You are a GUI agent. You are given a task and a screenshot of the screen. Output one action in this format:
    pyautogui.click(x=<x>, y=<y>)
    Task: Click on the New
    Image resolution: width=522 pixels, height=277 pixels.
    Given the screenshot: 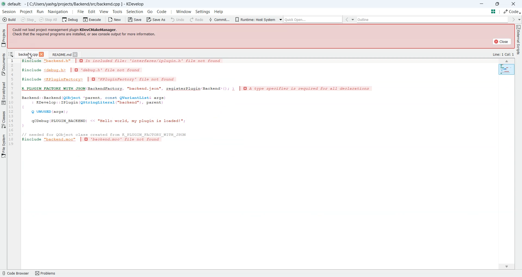 What is the action you would take?
    pyautogui.click(x=116, y=20)
    